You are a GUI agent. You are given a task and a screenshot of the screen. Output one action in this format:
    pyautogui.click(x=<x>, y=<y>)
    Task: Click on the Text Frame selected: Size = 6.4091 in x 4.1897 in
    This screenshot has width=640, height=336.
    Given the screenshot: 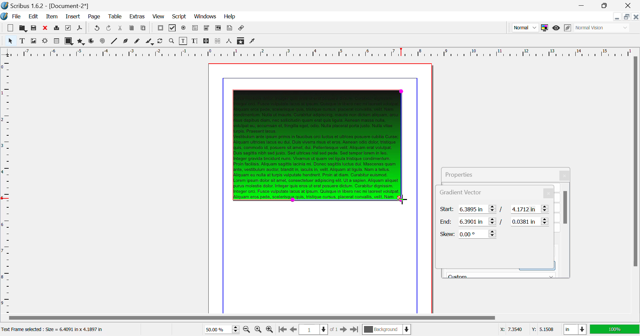 What is the action you would take?
    pyautogui.click(x=54, y=330)
    